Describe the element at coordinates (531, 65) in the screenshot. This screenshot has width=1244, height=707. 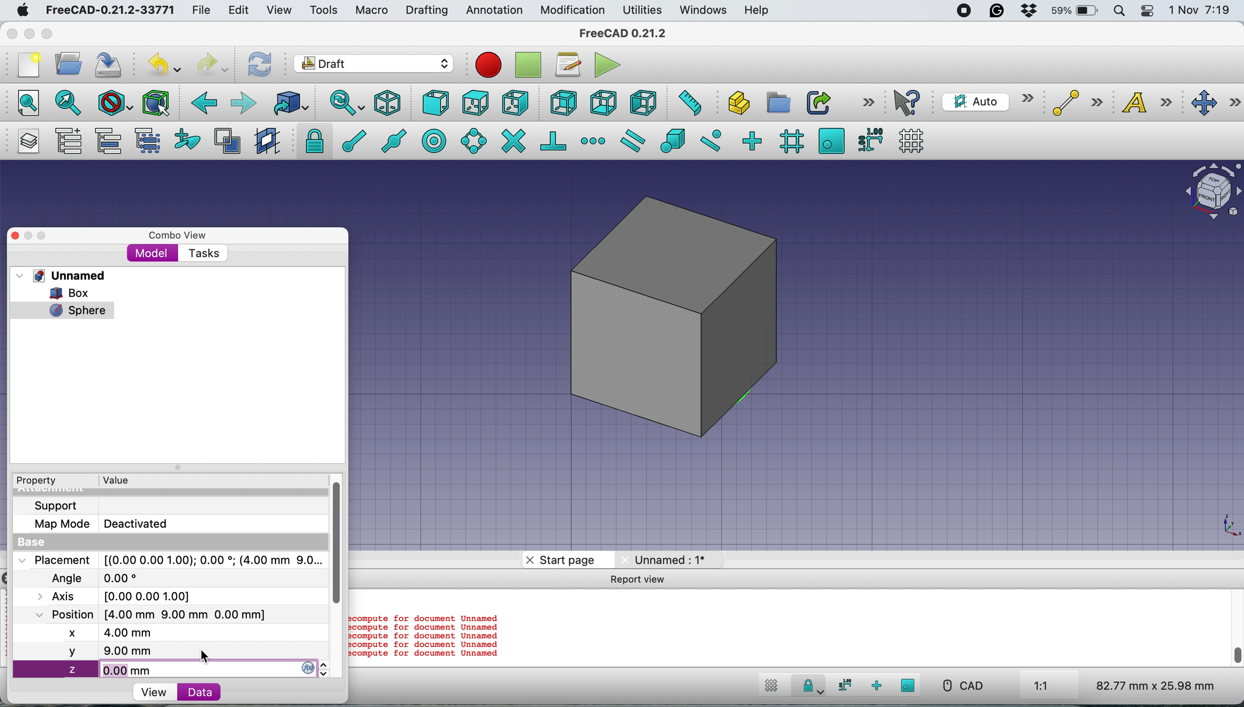
I see `stop recording macros` at that location.